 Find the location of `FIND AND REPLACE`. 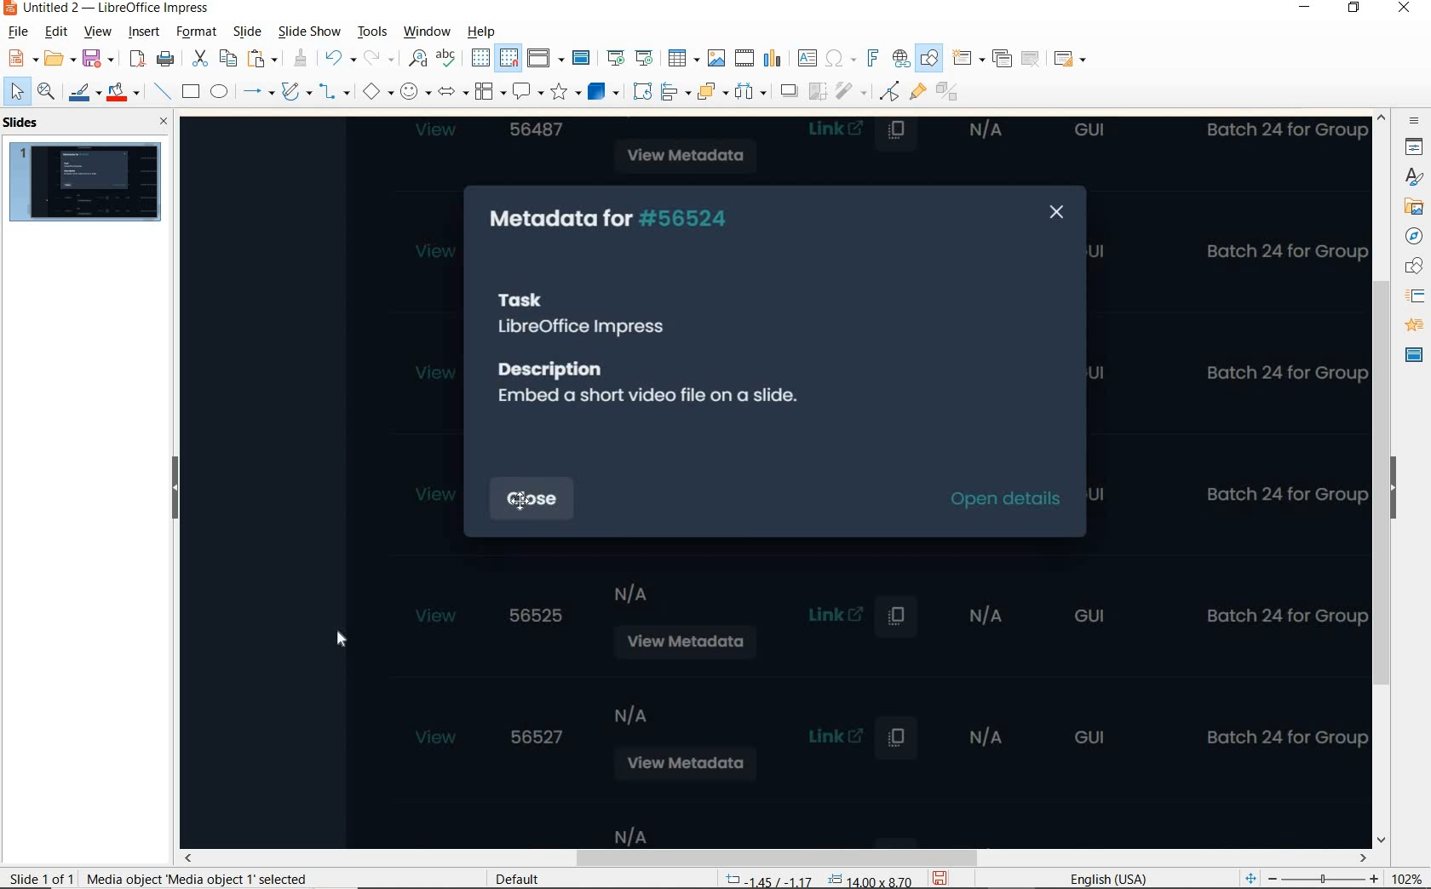

FIND AND REPLACE is located at coordinates (418, 60).